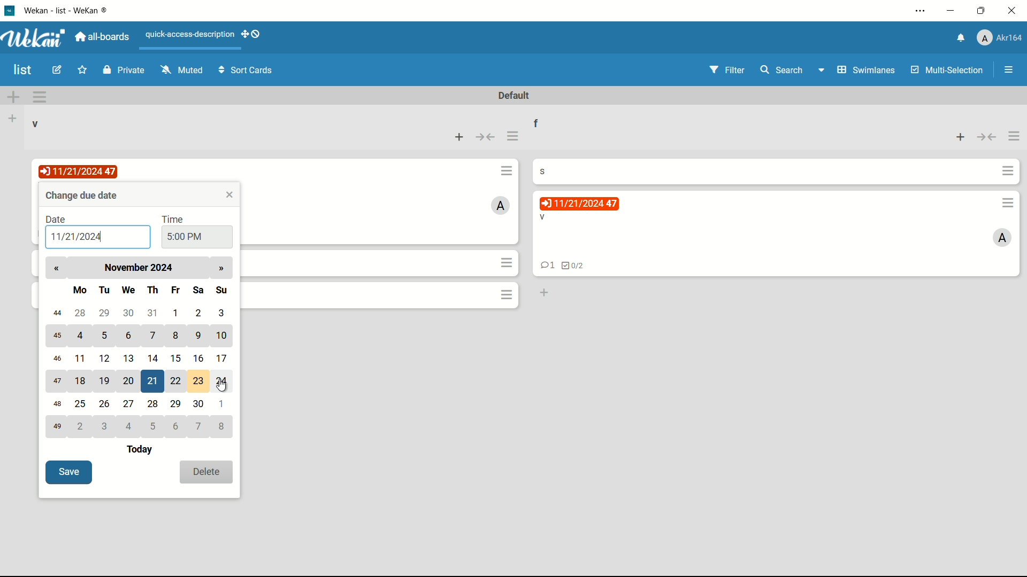  Describe the element at coordinates (508, 262) in the screenshot. I see `card actions` at that location.